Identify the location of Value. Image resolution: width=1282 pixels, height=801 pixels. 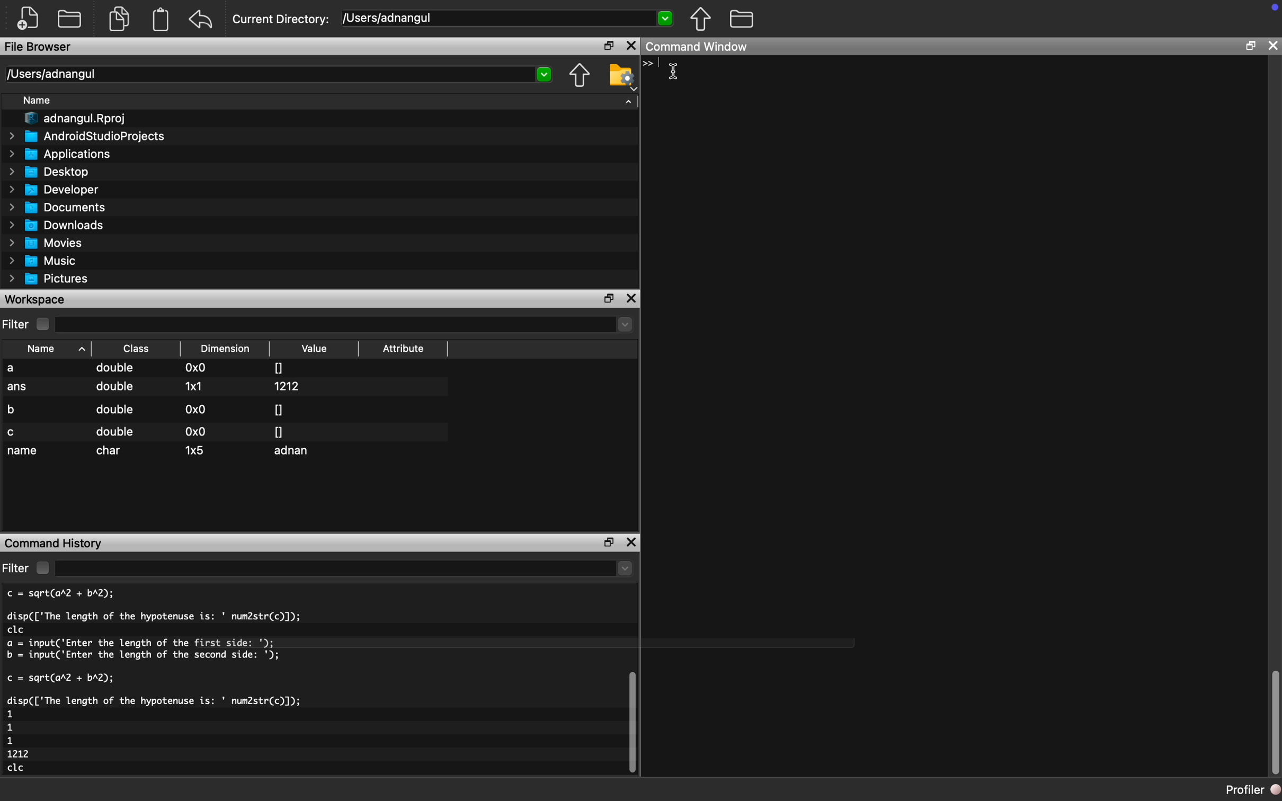
(316, 349).